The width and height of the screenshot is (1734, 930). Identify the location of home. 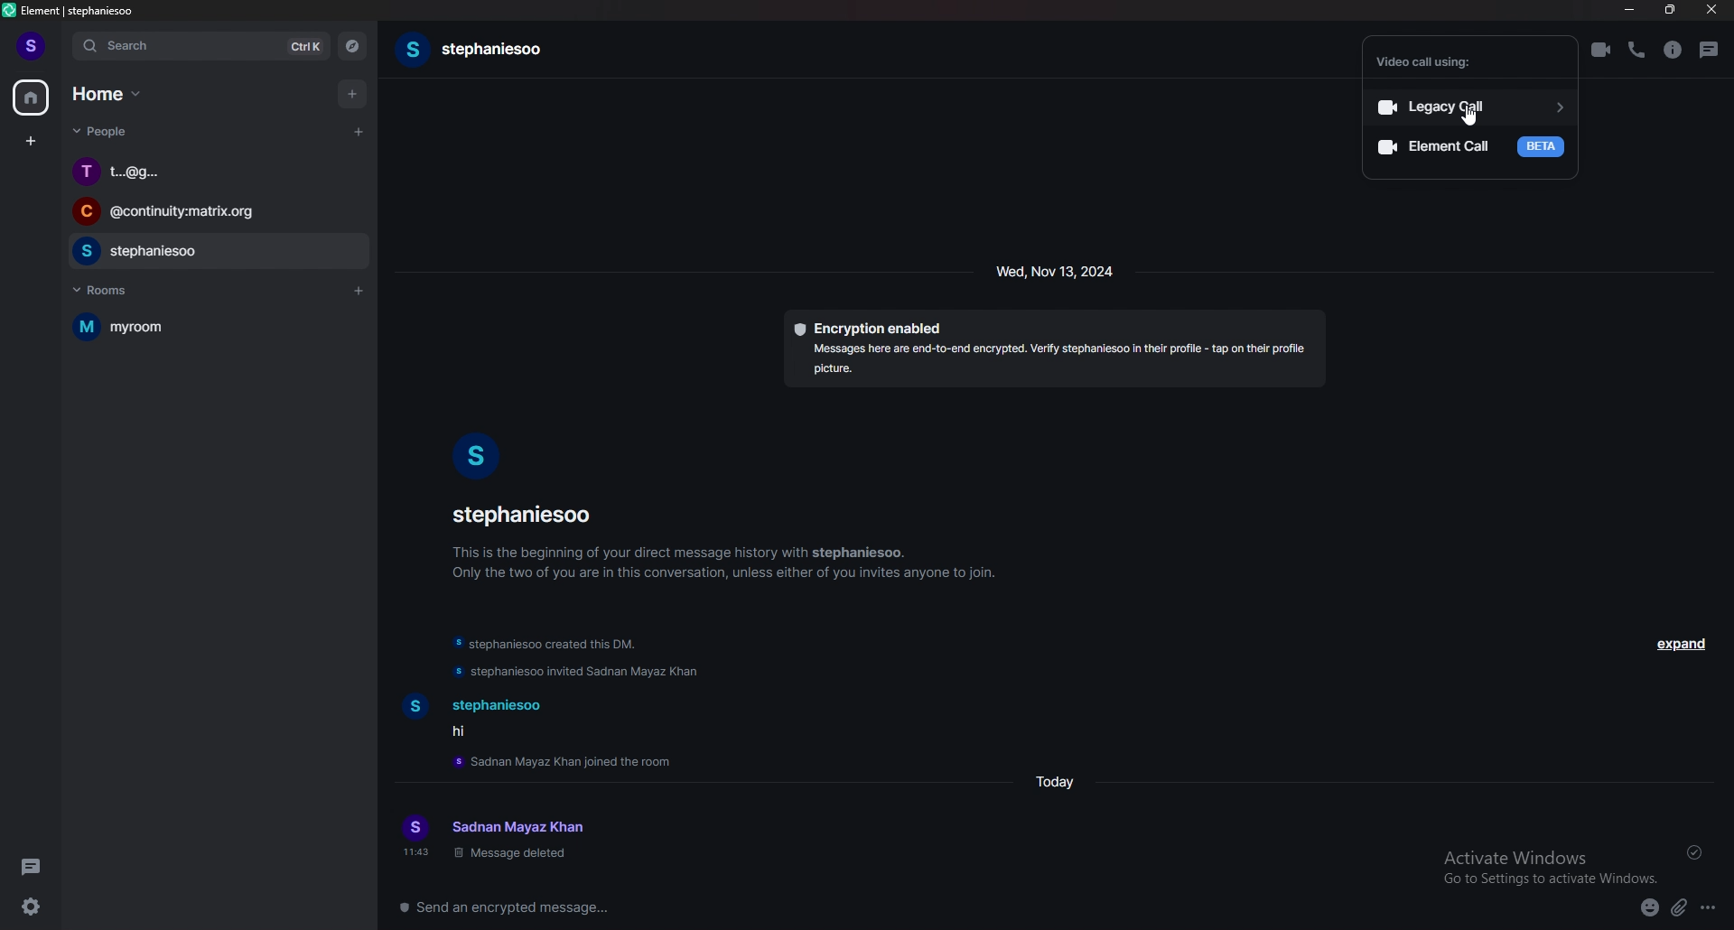
(33, 98).